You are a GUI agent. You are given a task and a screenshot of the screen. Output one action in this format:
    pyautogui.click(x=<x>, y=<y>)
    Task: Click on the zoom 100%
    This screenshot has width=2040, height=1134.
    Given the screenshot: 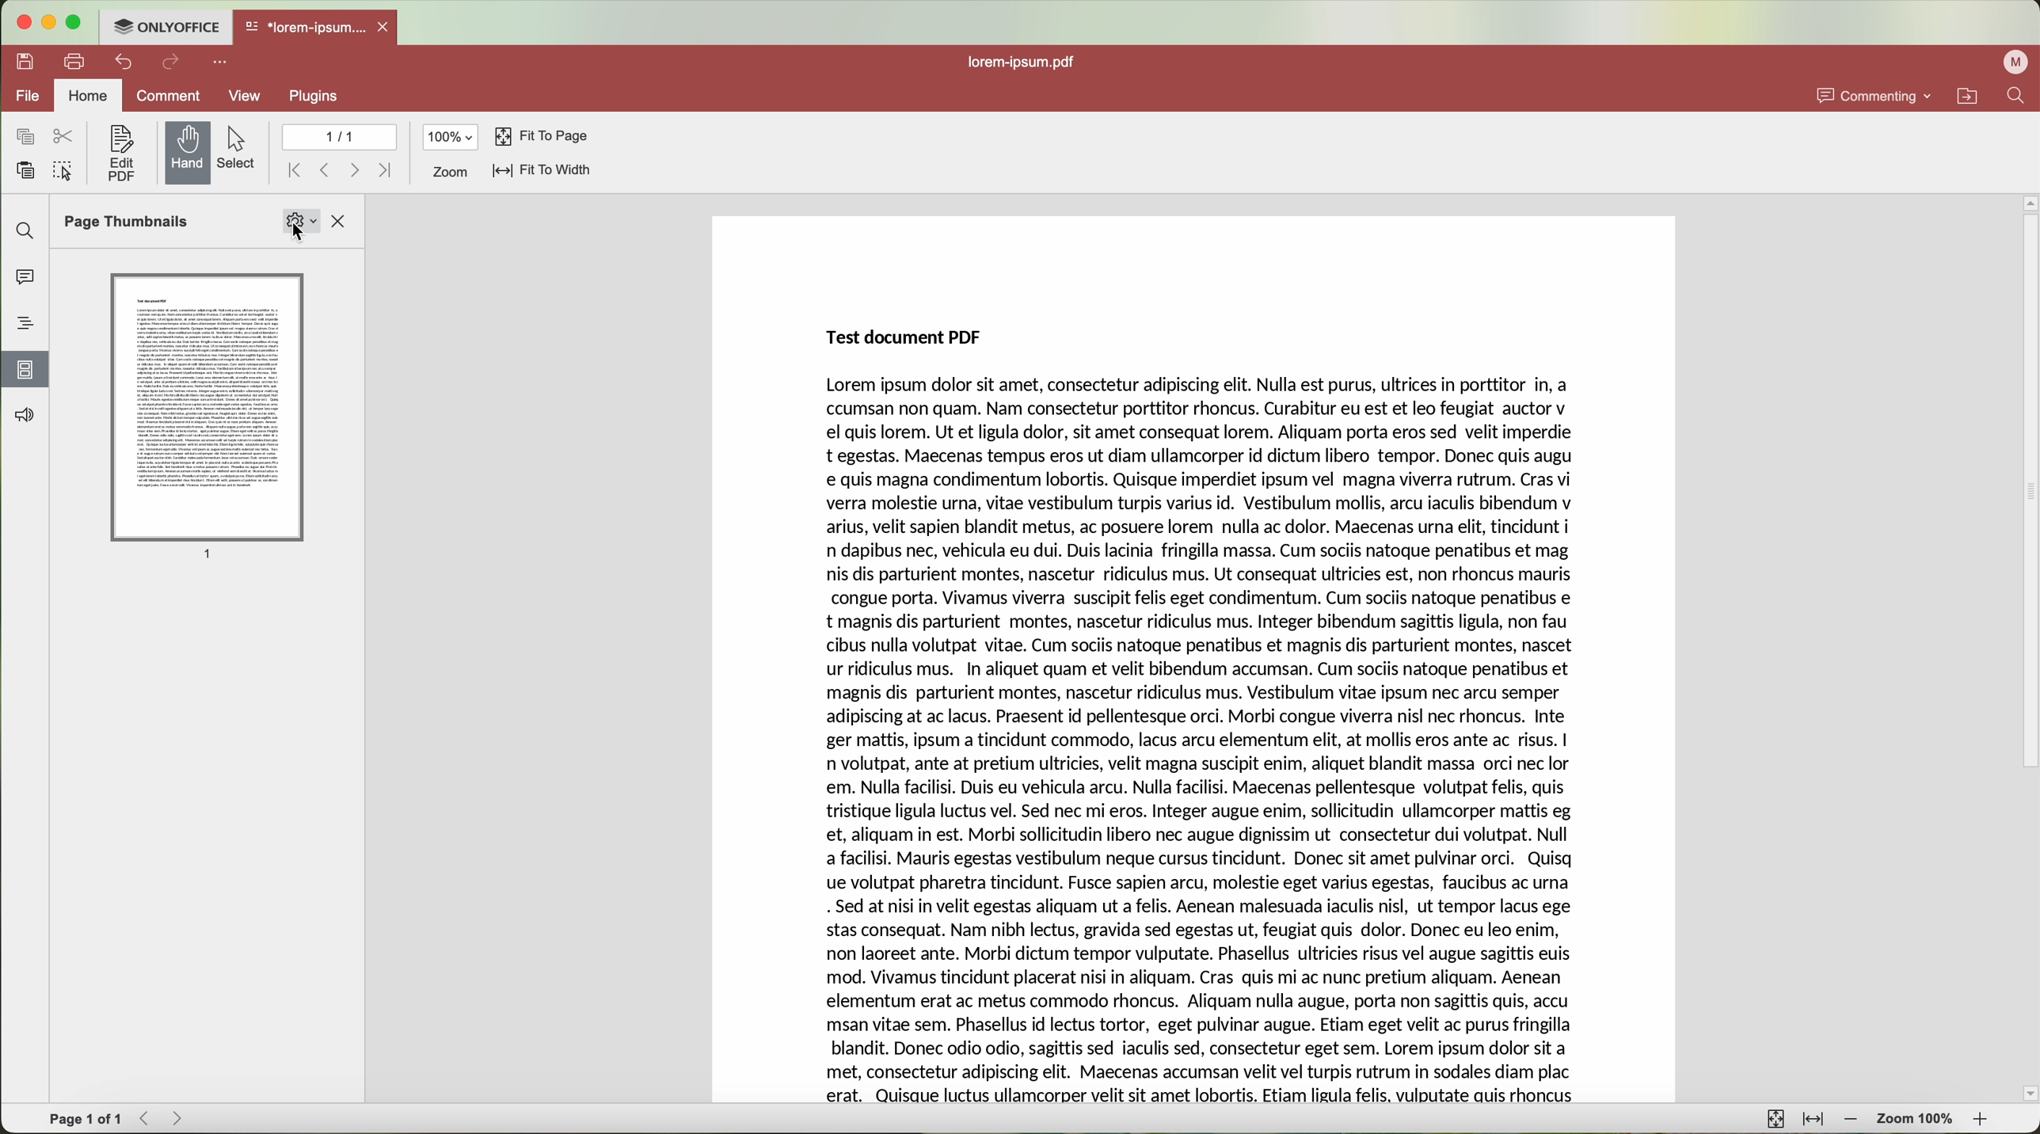 What is the action you would take?
    pyautogui.click(x=1917, y=1119)
    